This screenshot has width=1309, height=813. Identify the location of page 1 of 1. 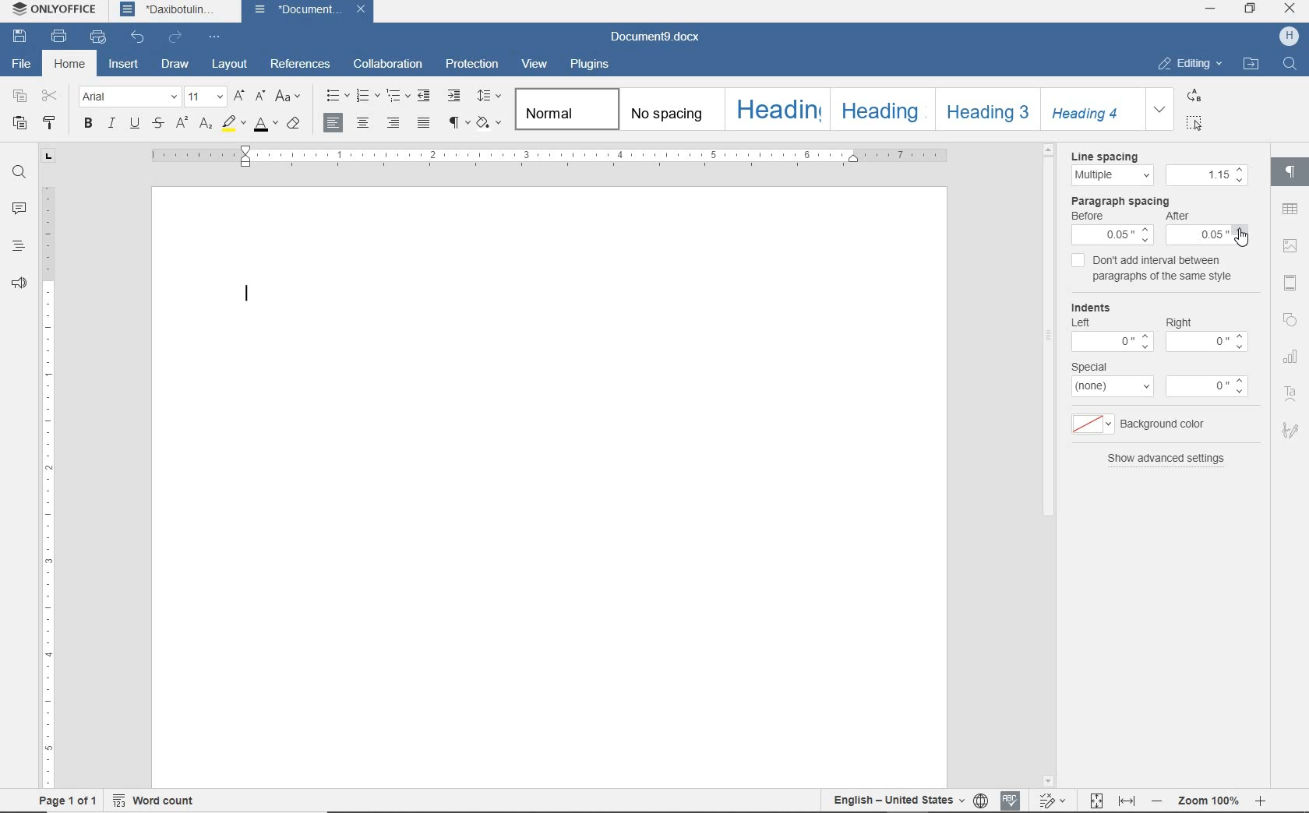
(66, 801).